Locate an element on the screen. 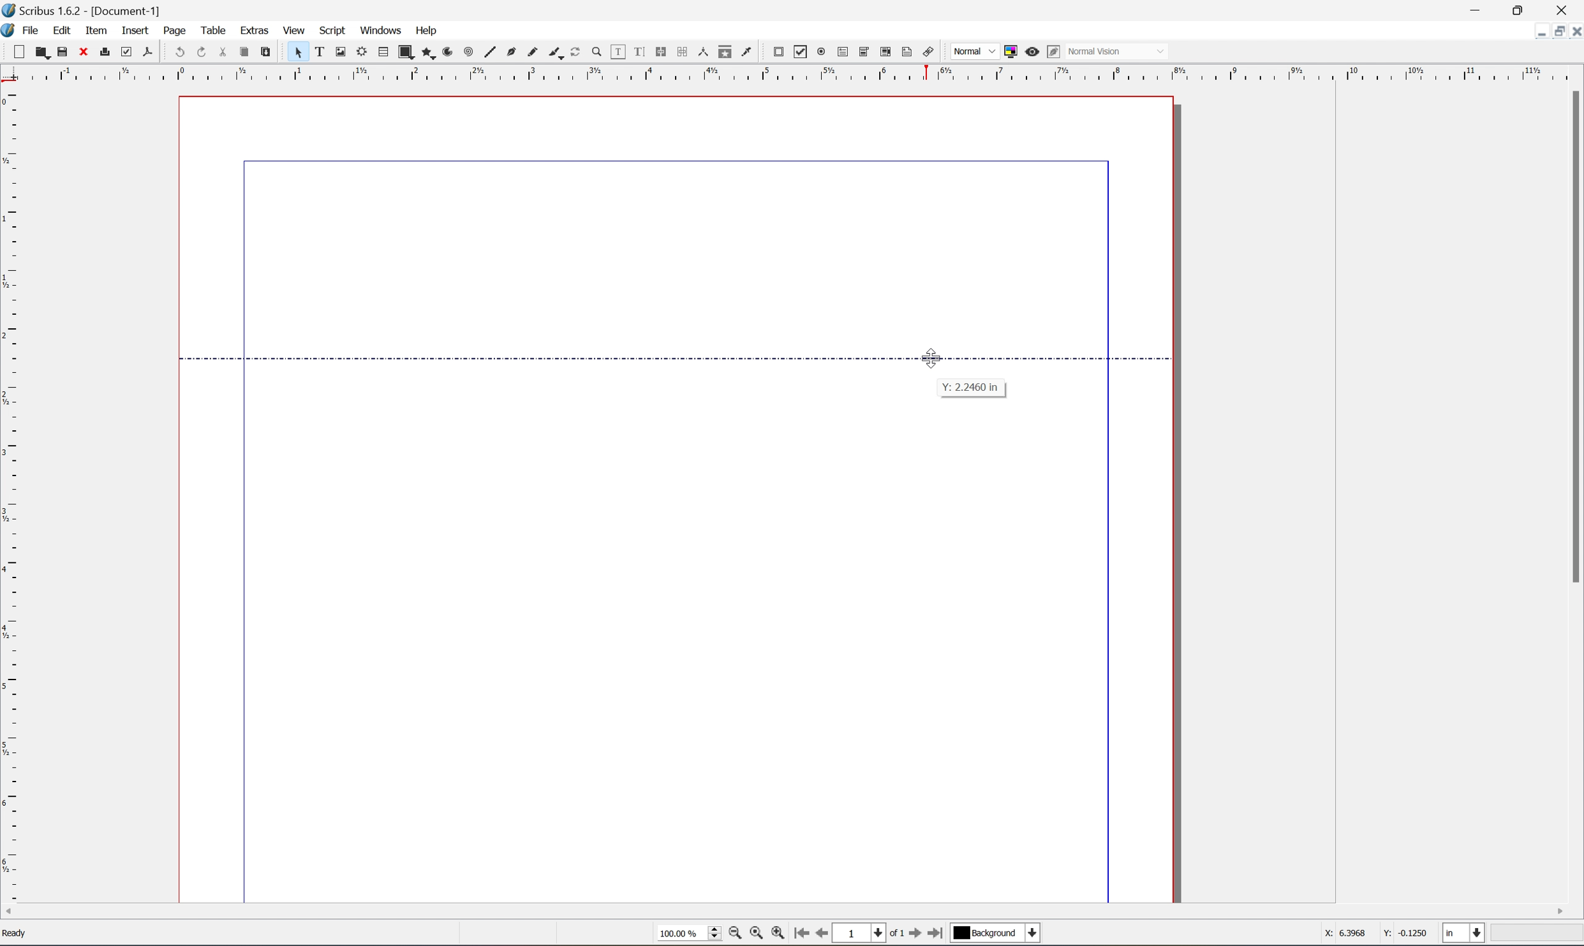 This screenshot has width=1584, height=946. 1 of 1 is located at coordinates (868, 933).